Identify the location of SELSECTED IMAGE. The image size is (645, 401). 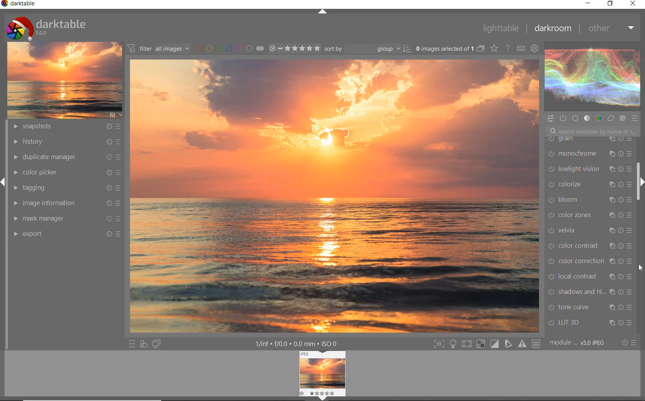
(443, 48).